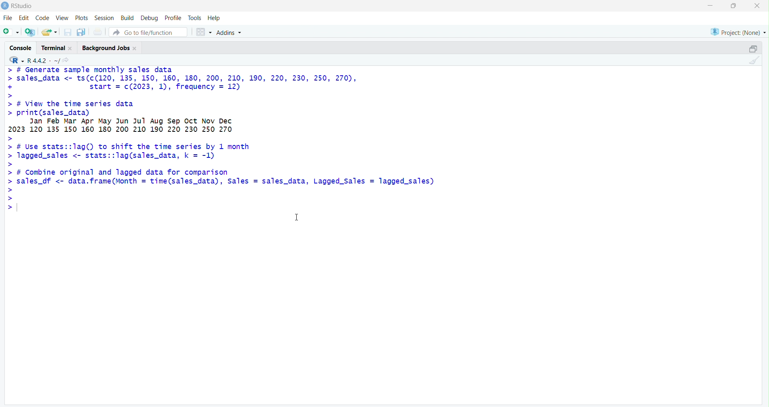  Describe the element at coordinates (231, 32) in the screenshot. I see `addins` at that location.